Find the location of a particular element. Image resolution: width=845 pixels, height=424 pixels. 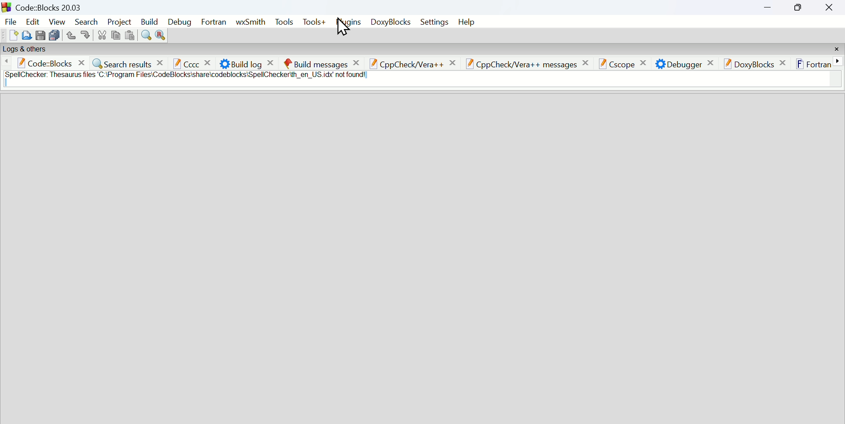

Logs & others is located at coordinates (24, 49).